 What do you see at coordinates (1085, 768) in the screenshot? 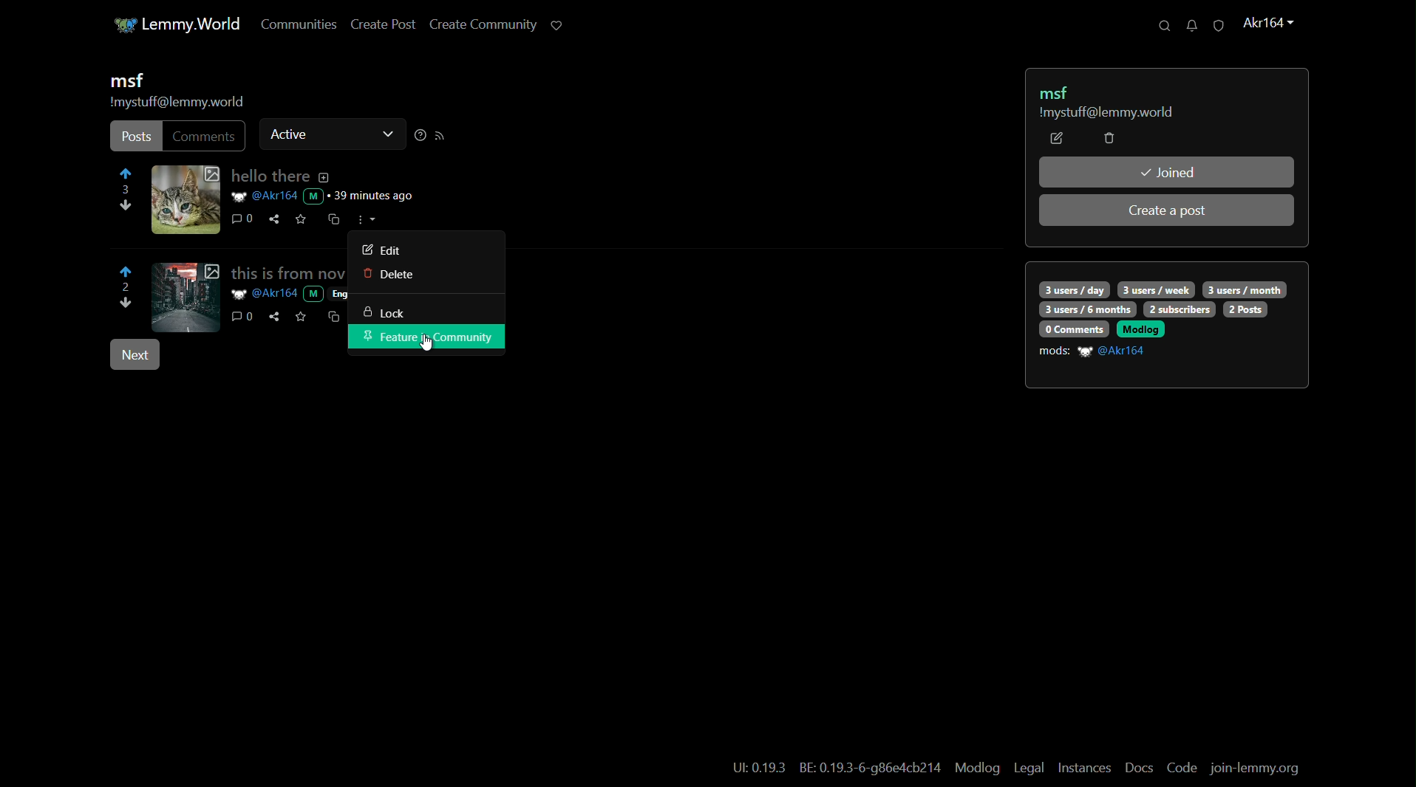
I see `instances` at bounding box center [1085, 768].